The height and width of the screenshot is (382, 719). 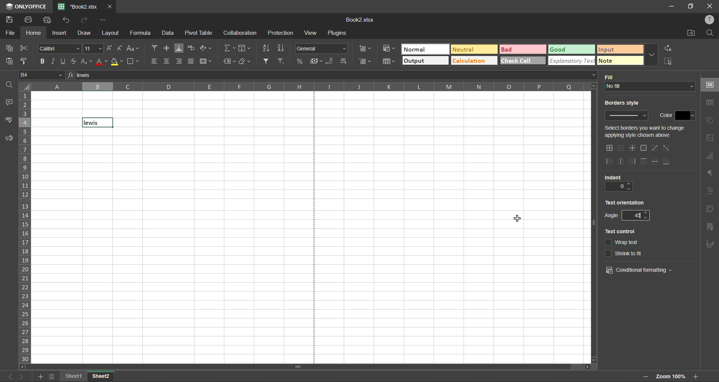 What do you see at coordinates (572, 61) in the screenshot?
I see `explanatory text` at bounding box center [572, 61].